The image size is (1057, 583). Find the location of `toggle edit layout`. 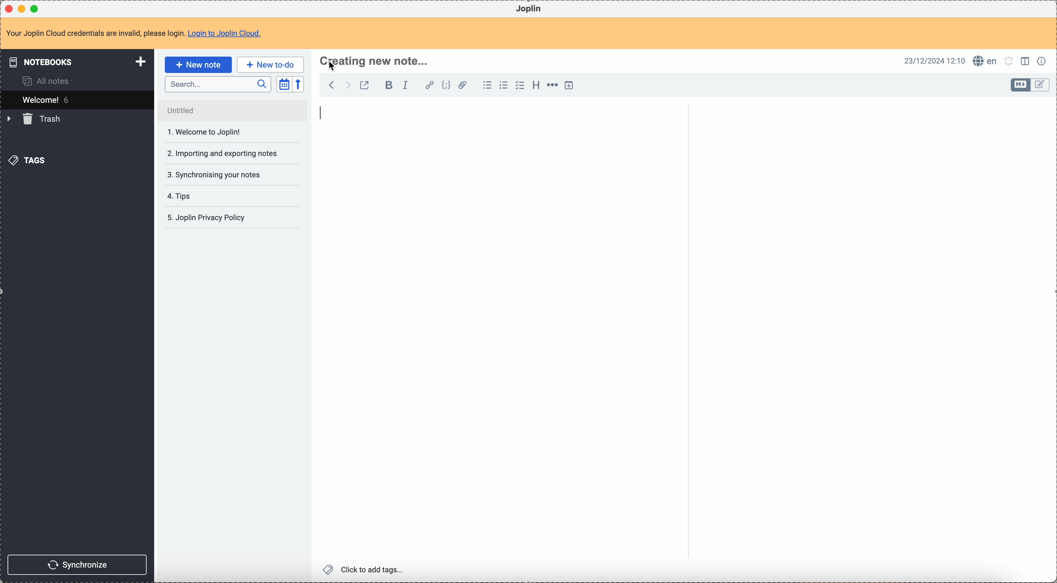

toggle edit layout is located at coordinates (1021, 85).